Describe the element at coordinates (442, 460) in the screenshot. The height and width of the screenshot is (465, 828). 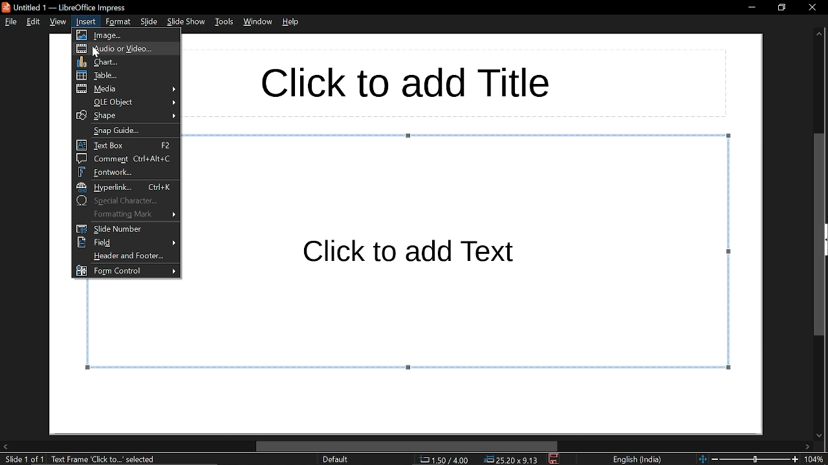
I see `co-ordinate` at that location.